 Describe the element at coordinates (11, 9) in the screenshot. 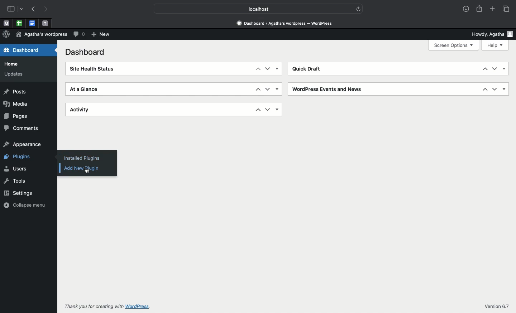

I see `Sidebar` at that location.